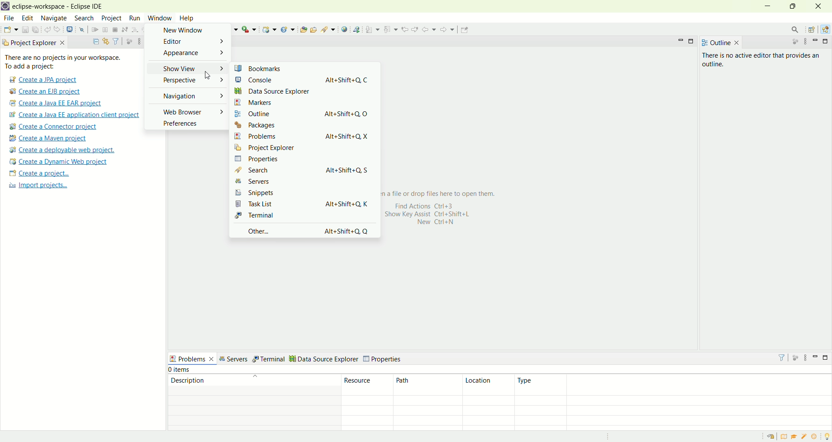 The width and height of the screenshot is (832, 442). Describe the element at coordinates (273, 170) in the screenshot. I see `search` at that location.